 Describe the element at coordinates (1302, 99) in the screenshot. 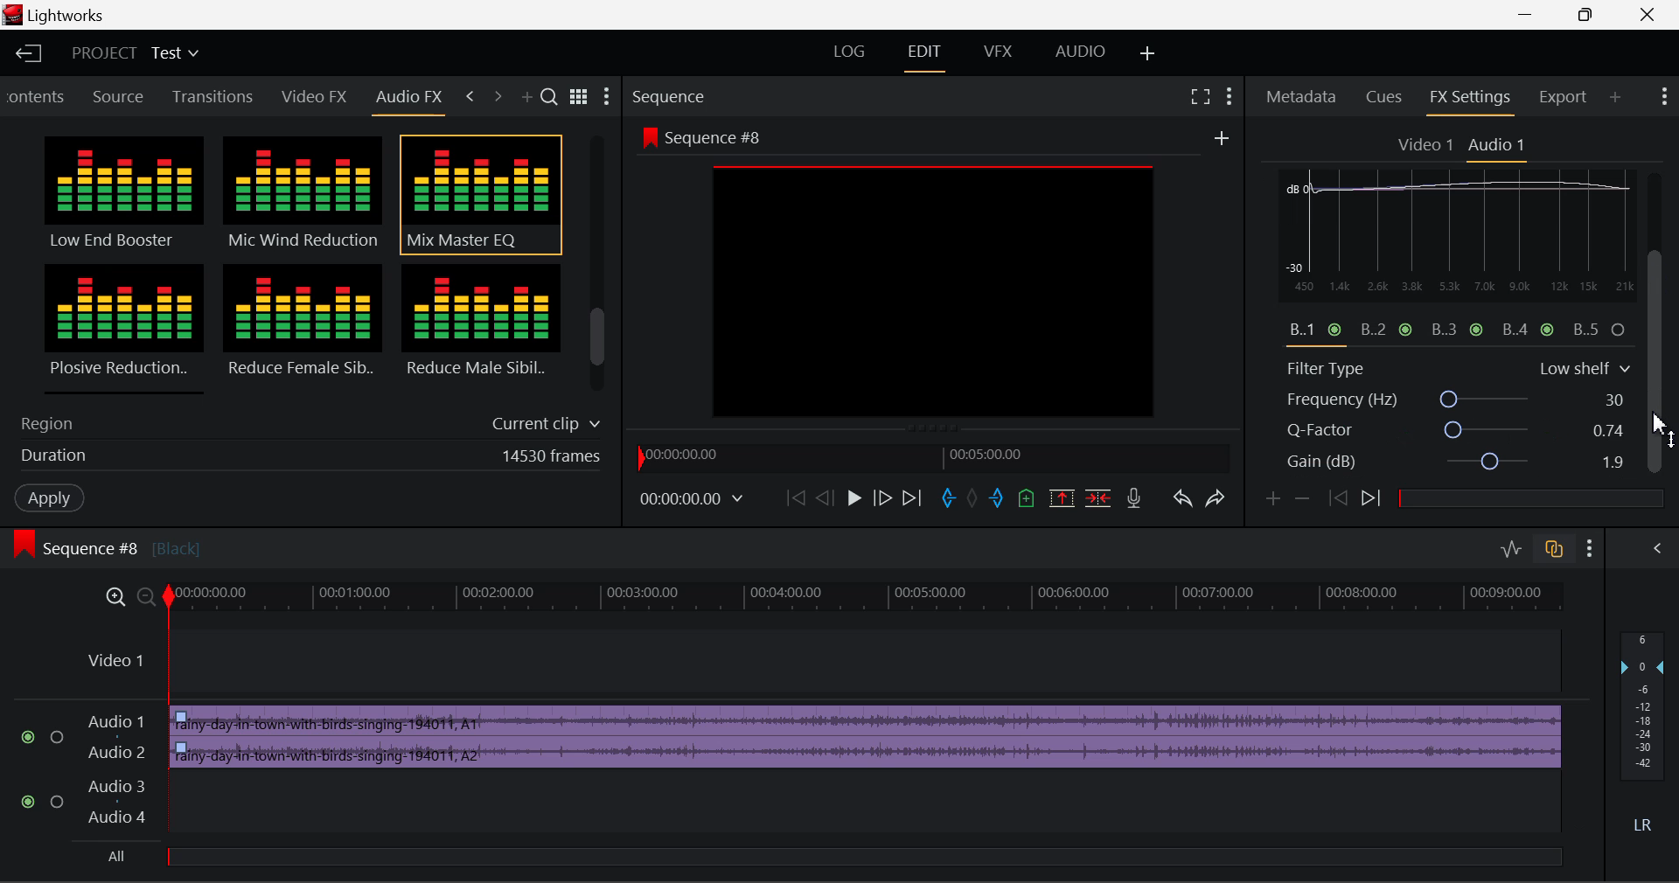

I see `Metadata` at that location.